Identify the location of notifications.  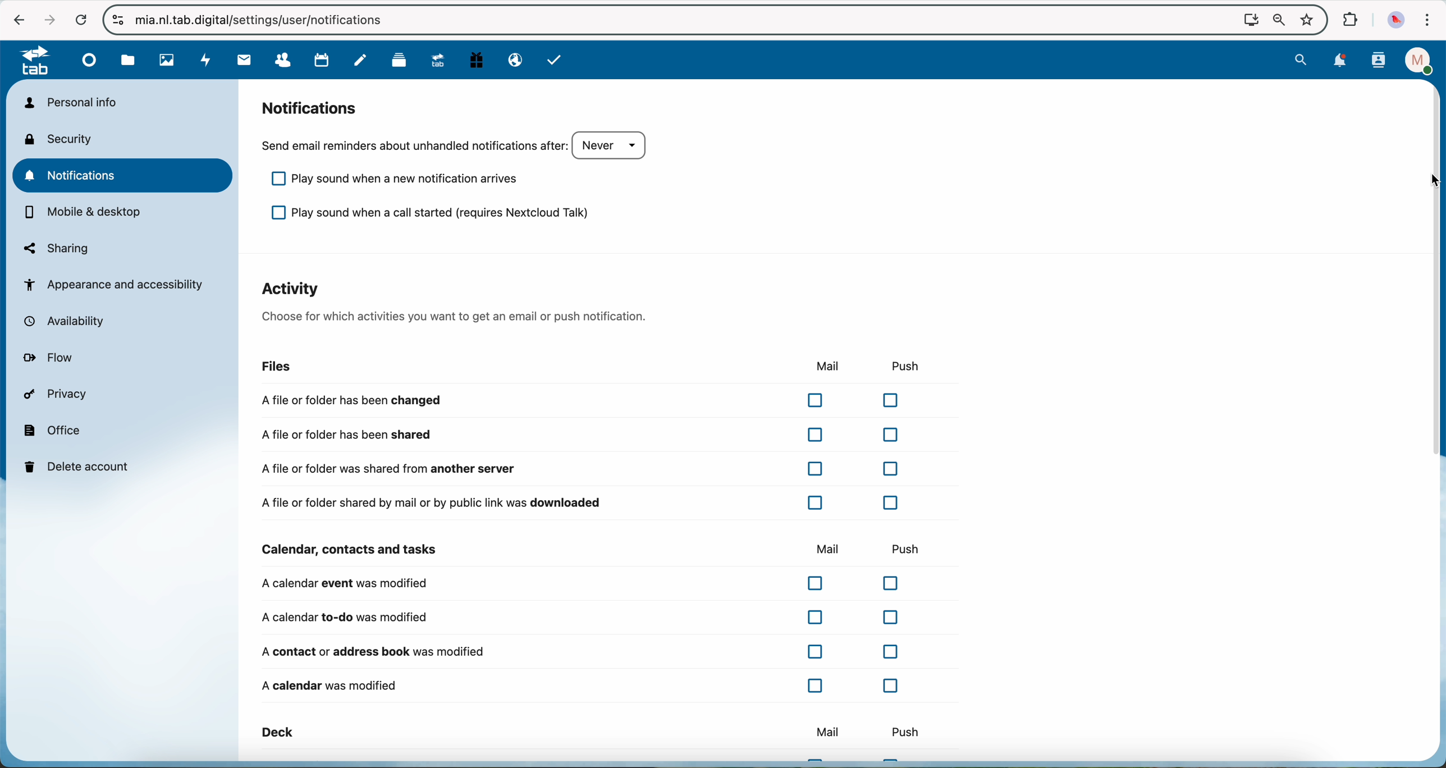
(125, 175).